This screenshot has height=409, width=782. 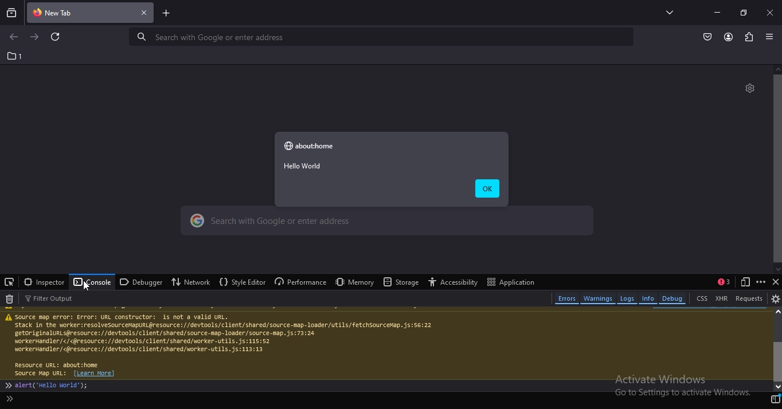 What do you see at coordinates (58, 38) in the screenshot?
I see `reload this page` at bounding box center [58, 38].